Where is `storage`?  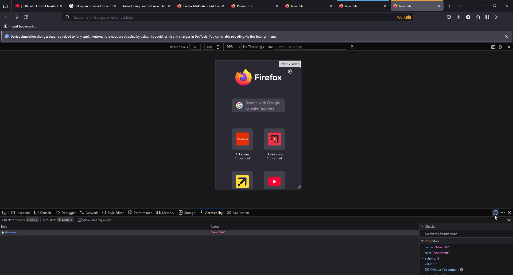
storage is located at coordinates (186, 212).